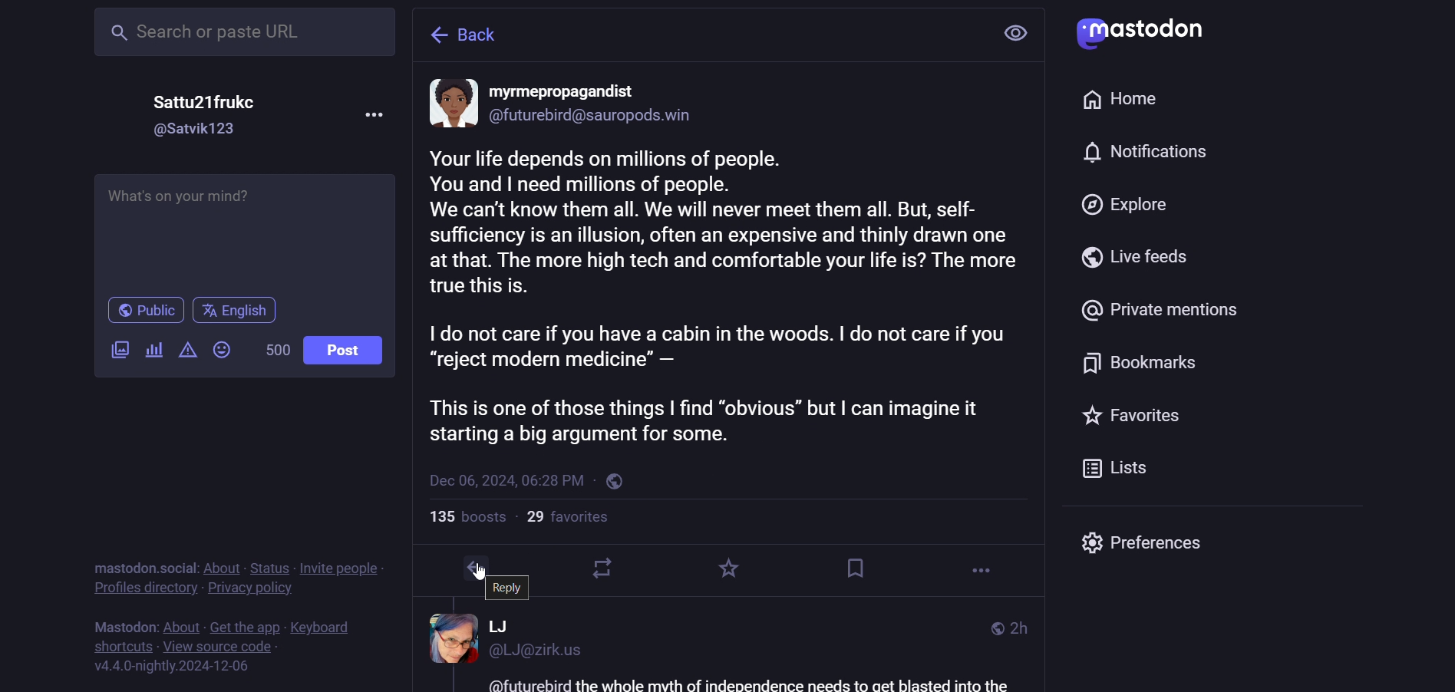 This screenshot has width=1455, height=692. What do you see at coordinates (141, 567) in the screenshot?
I see `mastodon social` at bounding box center [141, 567].